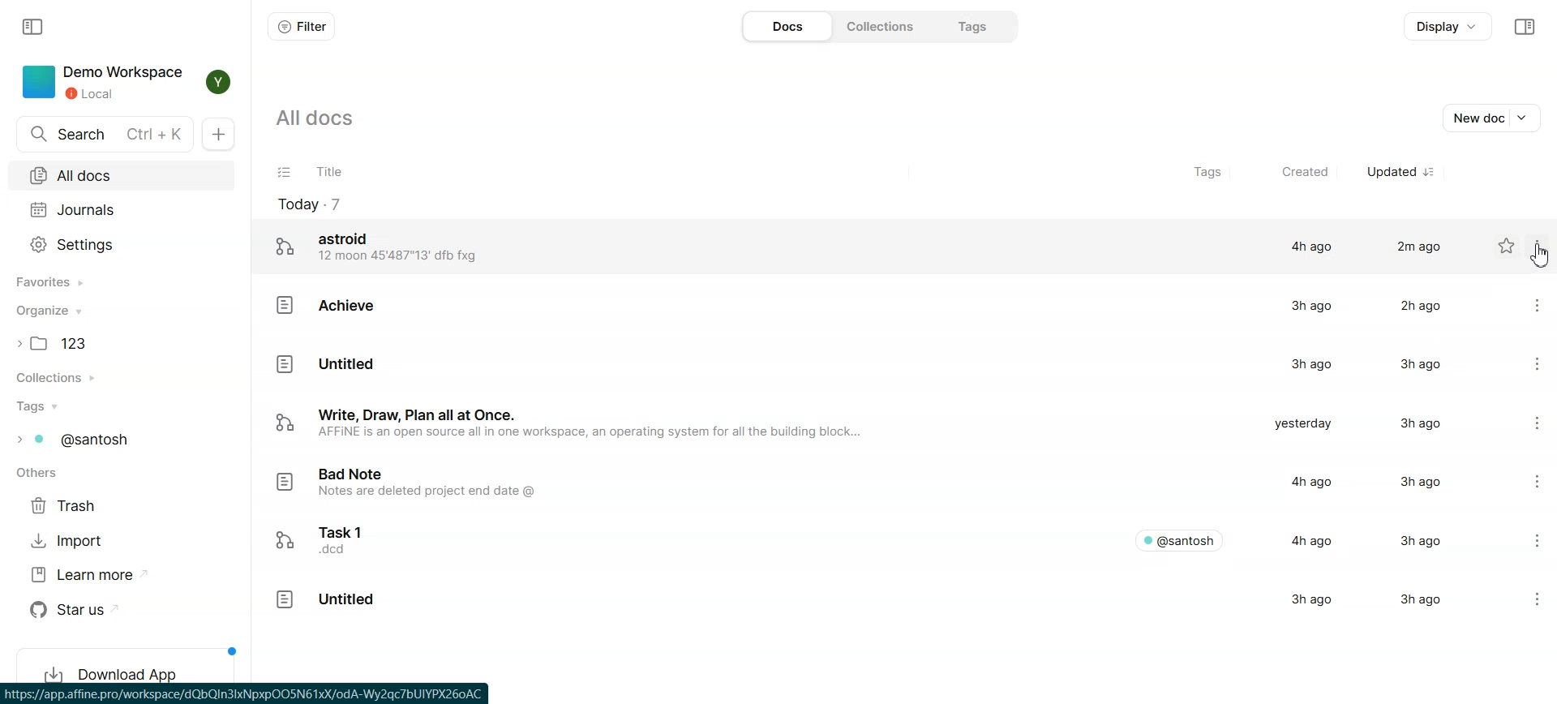 The height and width of the screenshot is (704, 1557). What do you see at coordinates (329, 304) in the screenshot?
I see `Achieve` at bounding box center [329, 304].